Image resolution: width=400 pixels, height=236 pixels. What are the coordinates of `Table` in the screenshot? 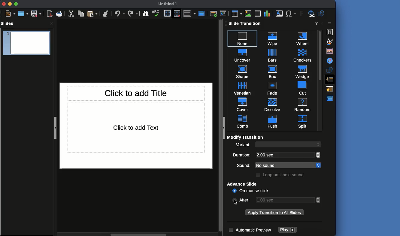 It's located at (236, 13).